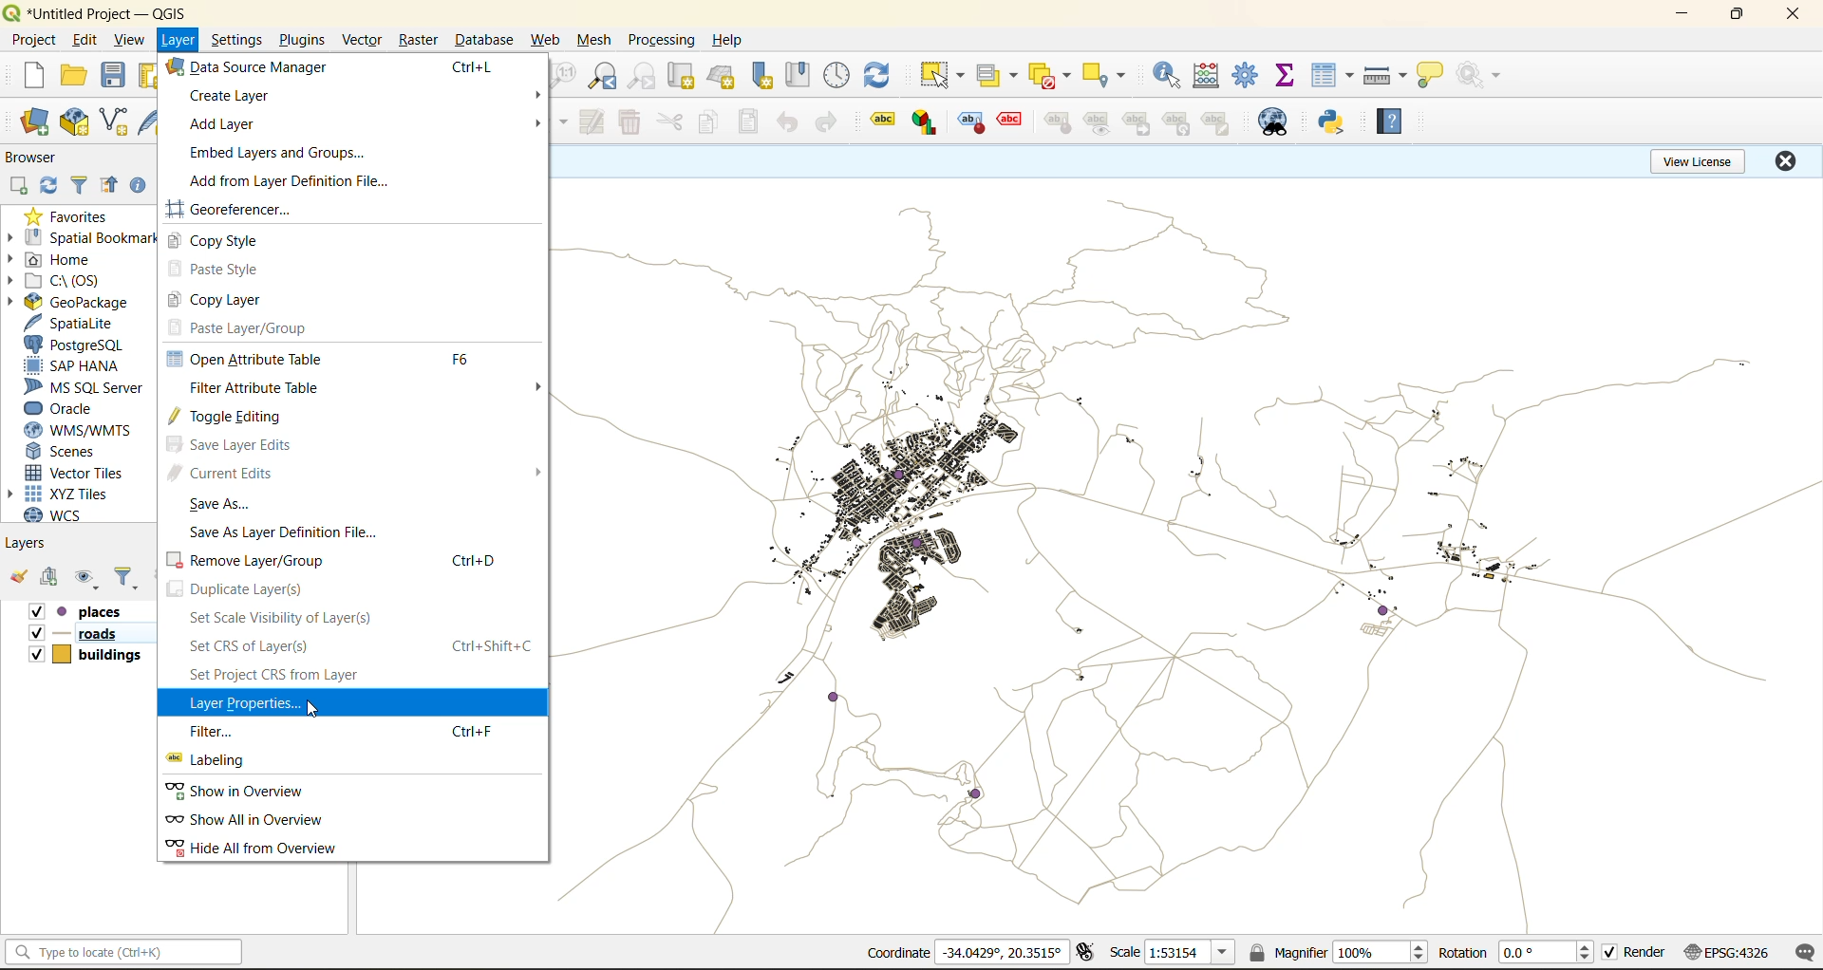 This screenshot has width=1823, height=970. What do you see at coordinates (1008, 121) in the screenshot?
I see `label tool 4` at bounding box center [1008, 121].